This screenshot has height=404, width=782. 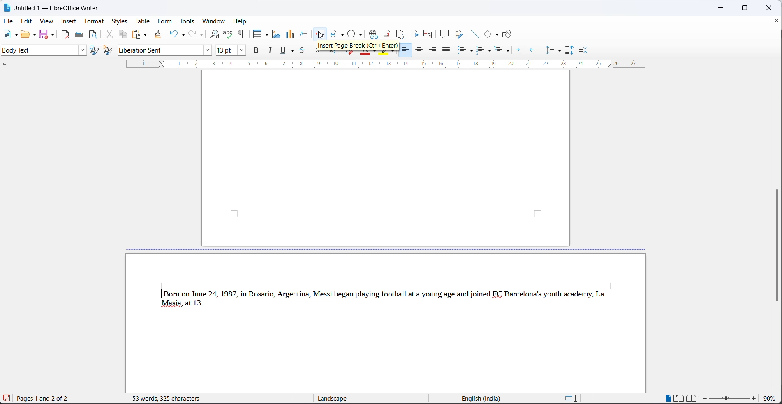 I want to click on line spacing options, so click(x=550, y=49).